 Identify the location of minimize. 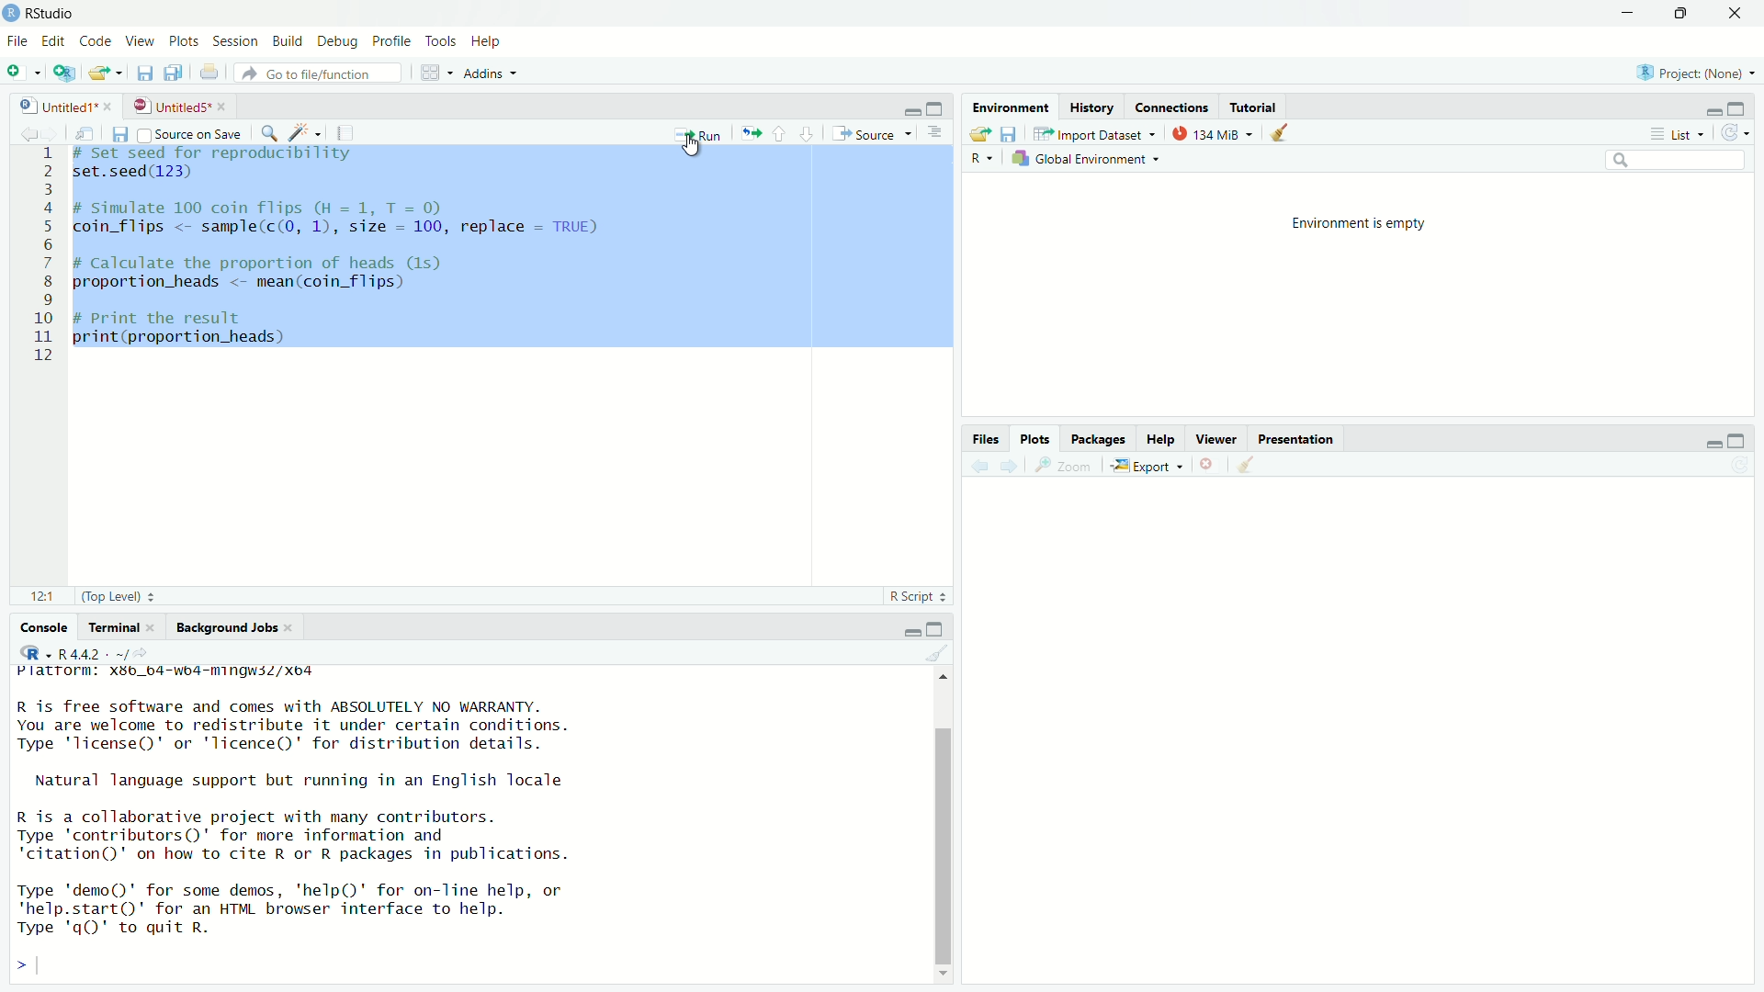
(1629, 13).